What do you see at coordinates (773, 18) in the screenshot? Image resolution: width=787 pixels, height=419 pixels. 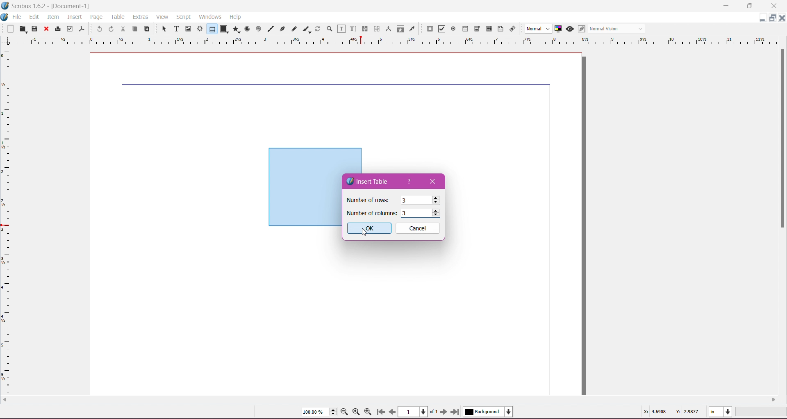 I see `Maximize` at bounding box center [773, 18].